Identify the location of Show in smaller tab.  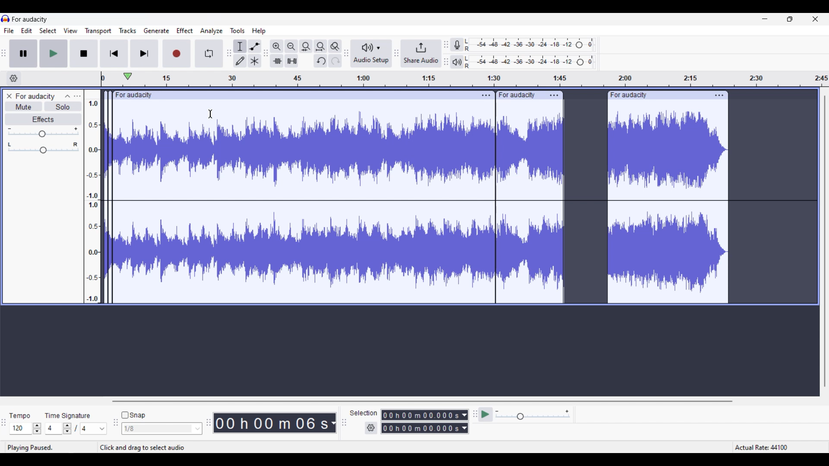
(790, 19).